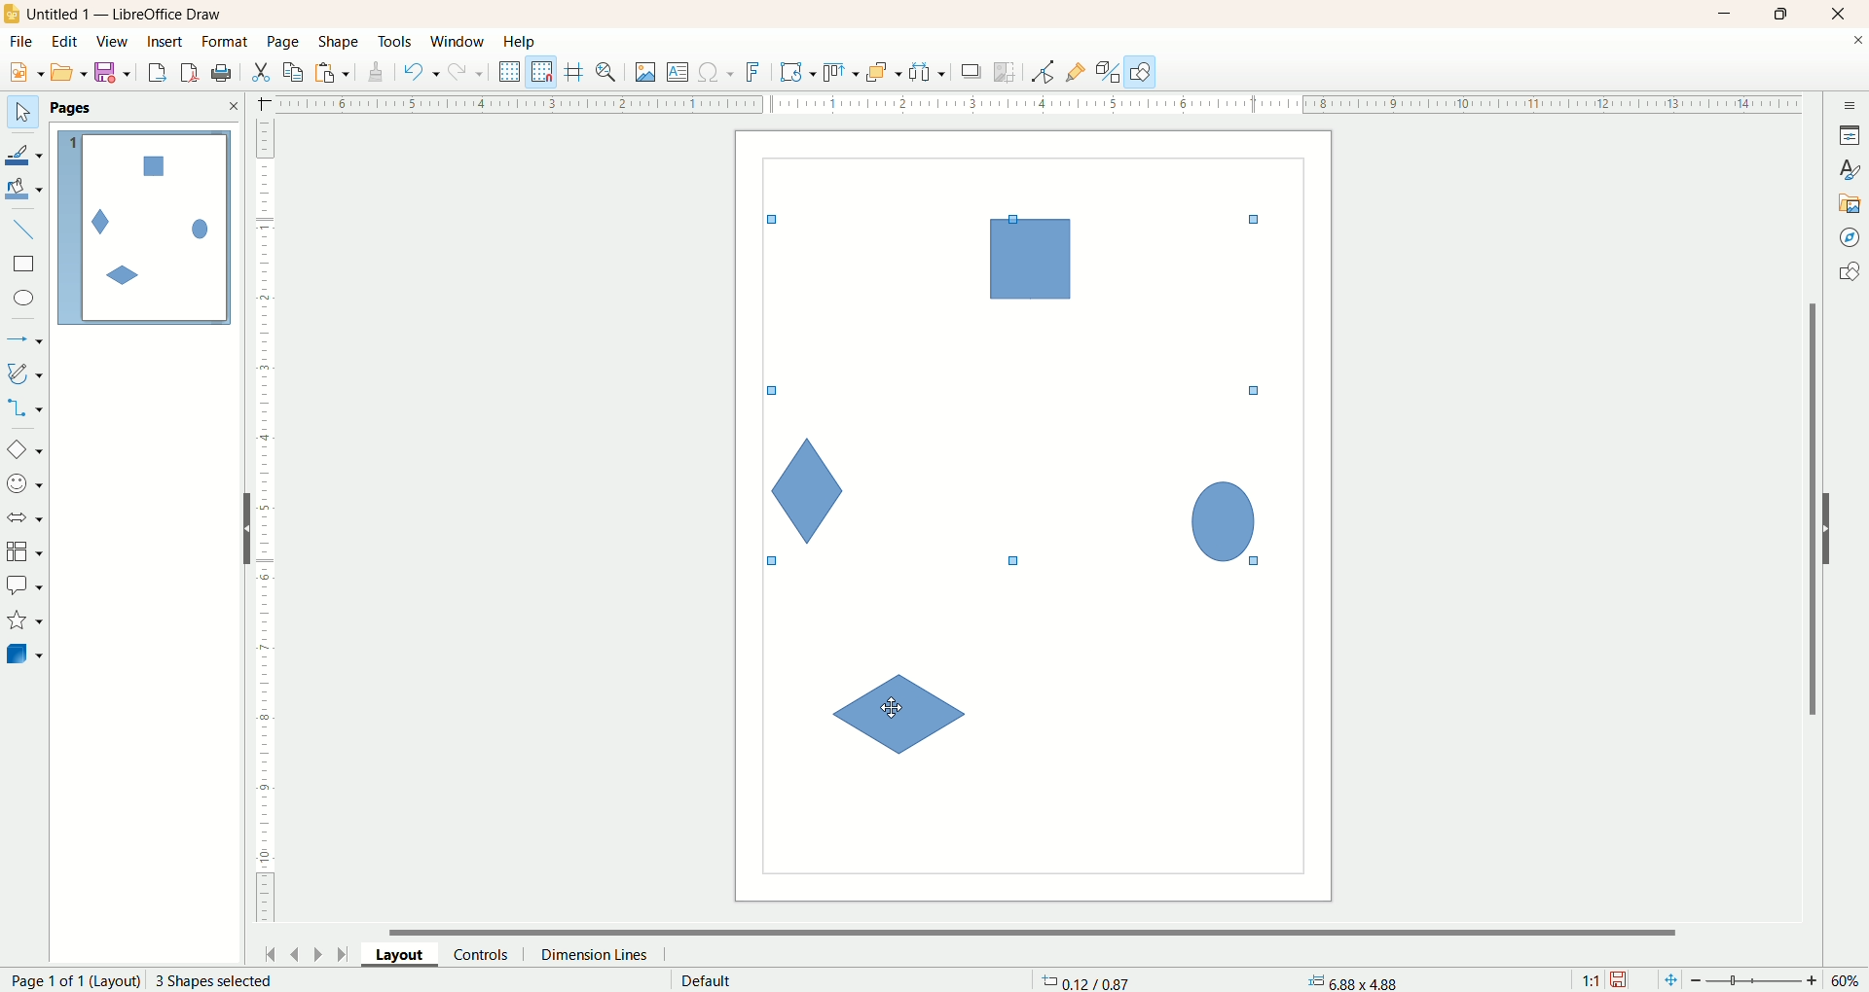 This screenshot has width=1869, height=992. Describe the element at coordinates (377, 69) in the screenshot. I see `clone formatting` at that location.